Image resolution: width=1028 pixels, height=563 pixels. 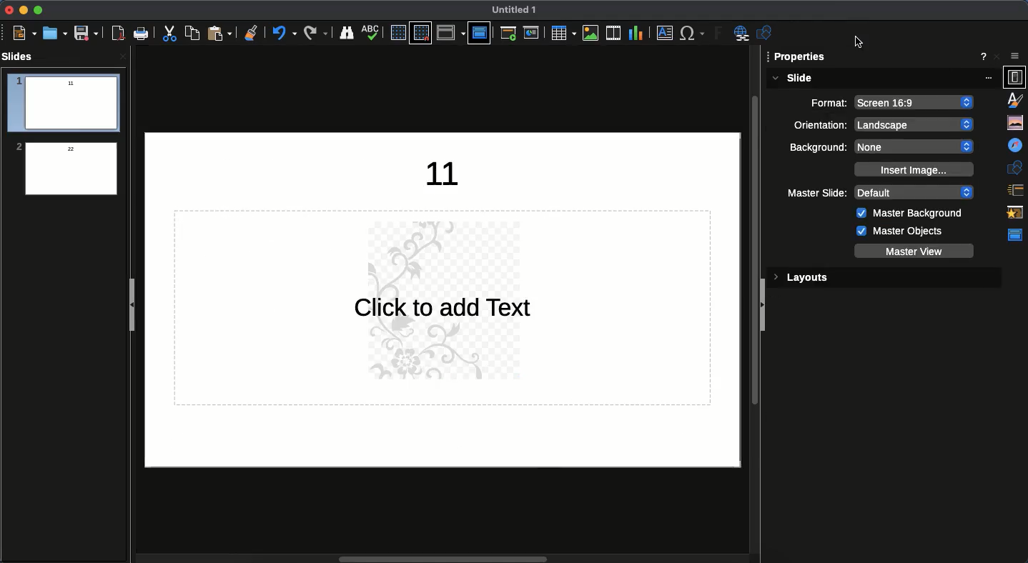 What do you see at coordinates (397, 32) in the screenshot?
I see `Display grid` at bounding box center [397, 32].